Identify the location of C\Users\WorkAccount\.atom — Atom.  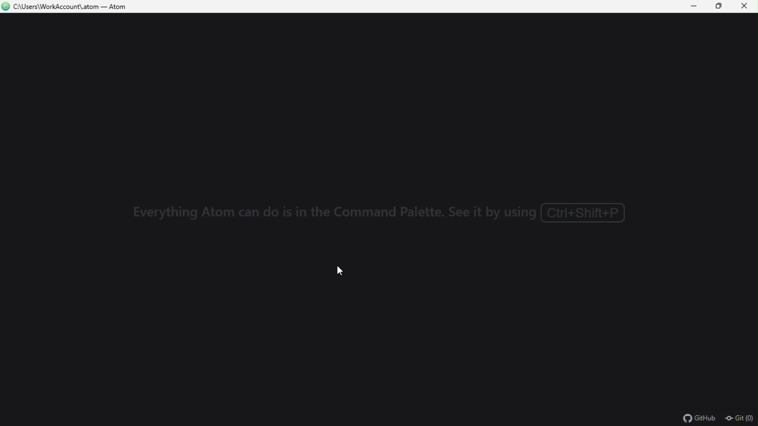
(71, 7).